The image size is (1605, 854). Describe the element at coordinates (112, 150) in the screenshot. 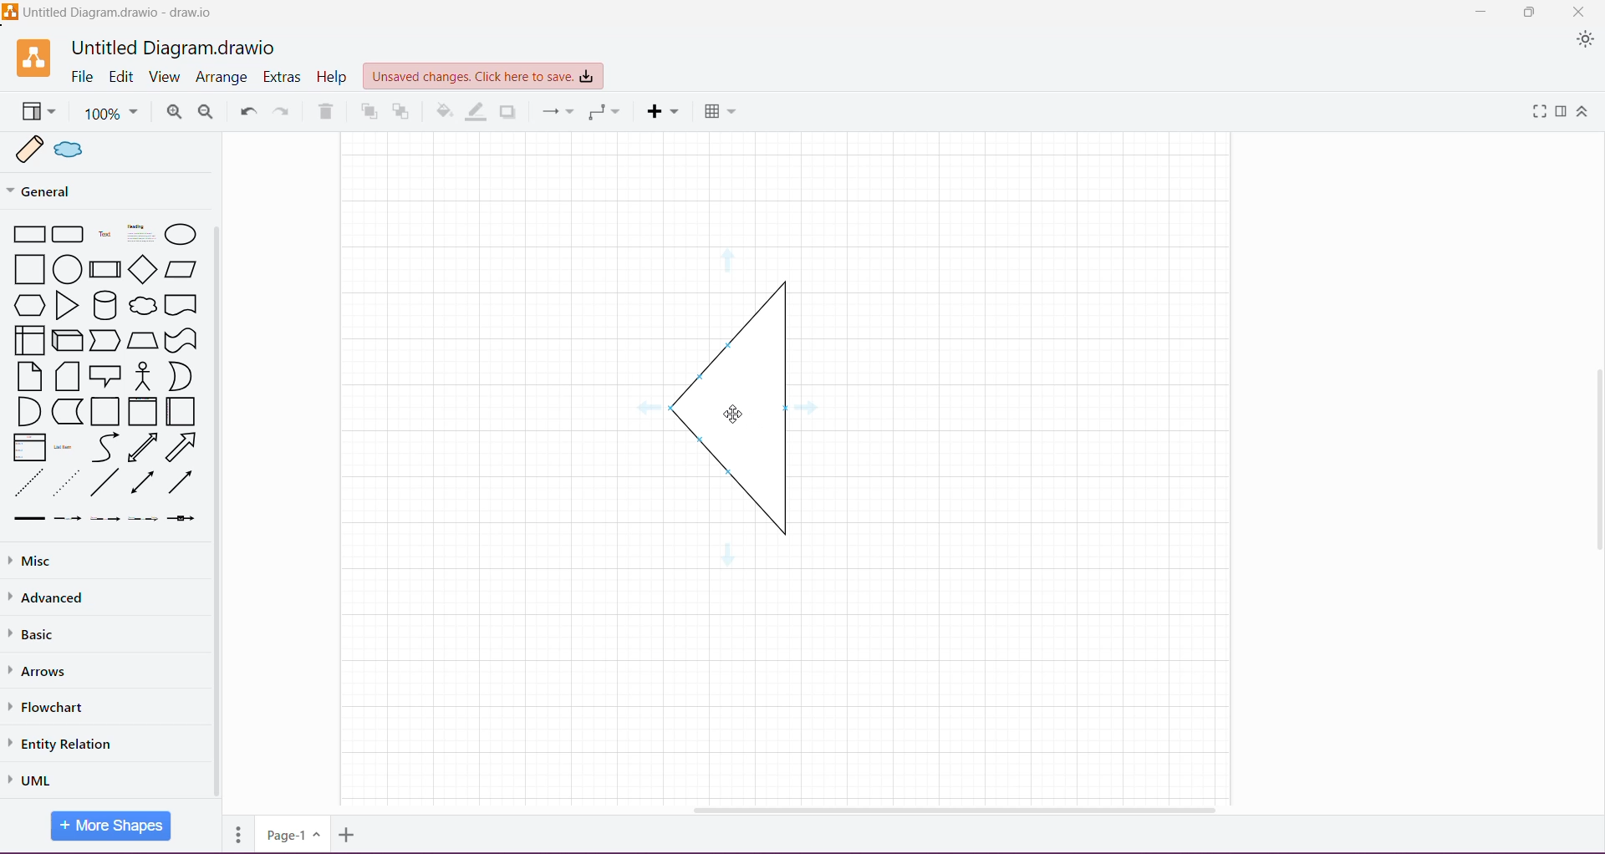

I see `Sample shapes in Scratchpad` at that location.